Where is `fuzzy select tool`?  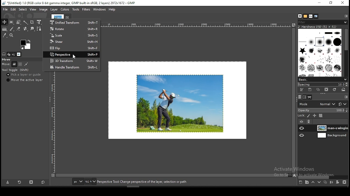 fuzzy select tool is located at coordinates (26, 23).